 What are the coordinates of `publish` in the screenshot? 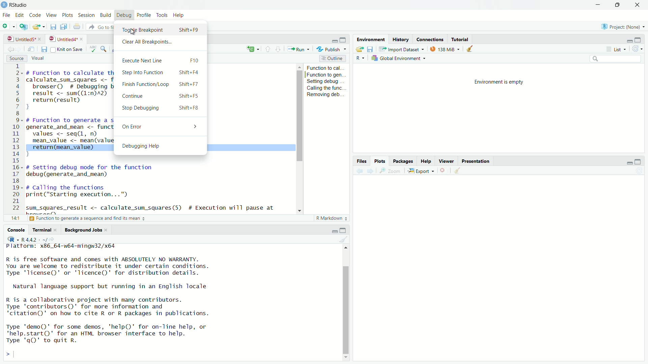 It's located at (333, 49).